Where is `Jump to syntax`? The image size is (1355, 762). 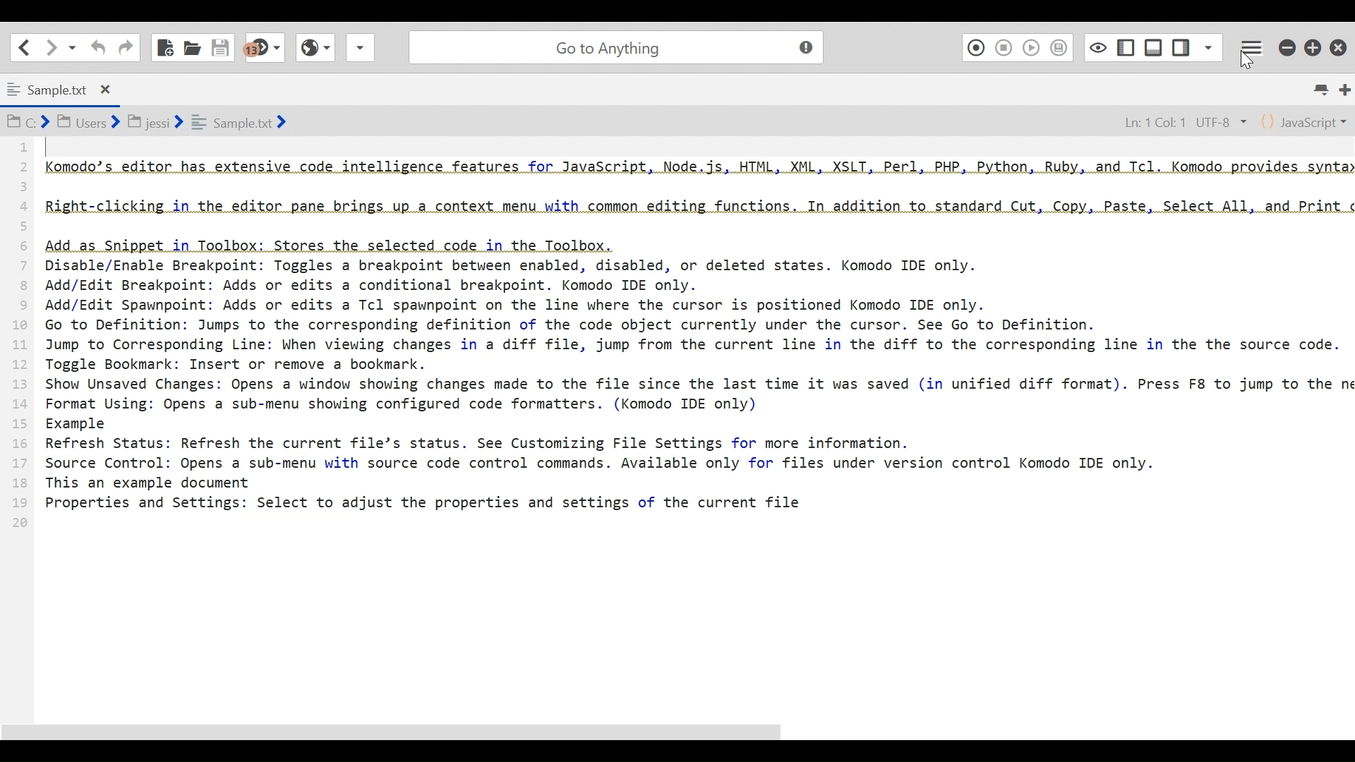
Jump to syntax is located at coordinates (266, 48).